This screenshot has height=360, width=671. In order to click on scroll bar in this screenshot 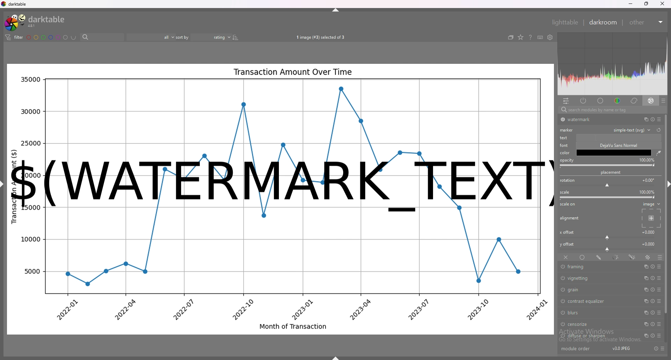, I will do `click(667, 216)`.